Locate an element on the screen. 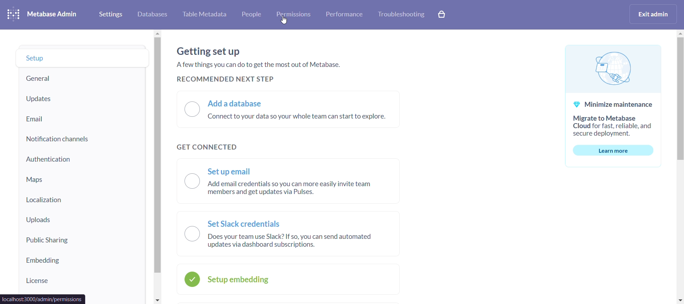  people is located at coordinates (253, 14).